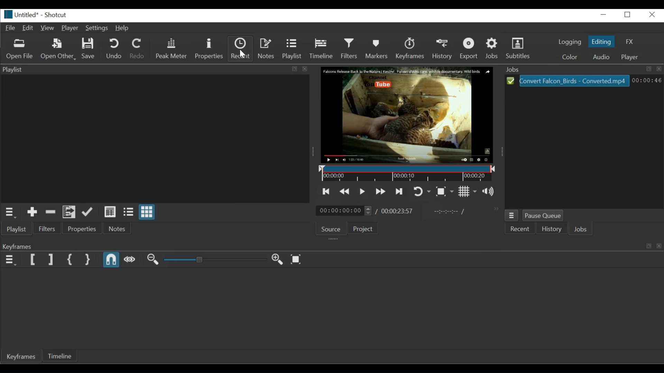 The height and width of the screenshot is (373, 664). Describe the element at coordinates (361, 191) in the screenshot. I see `Toggle play or pause` at that location.